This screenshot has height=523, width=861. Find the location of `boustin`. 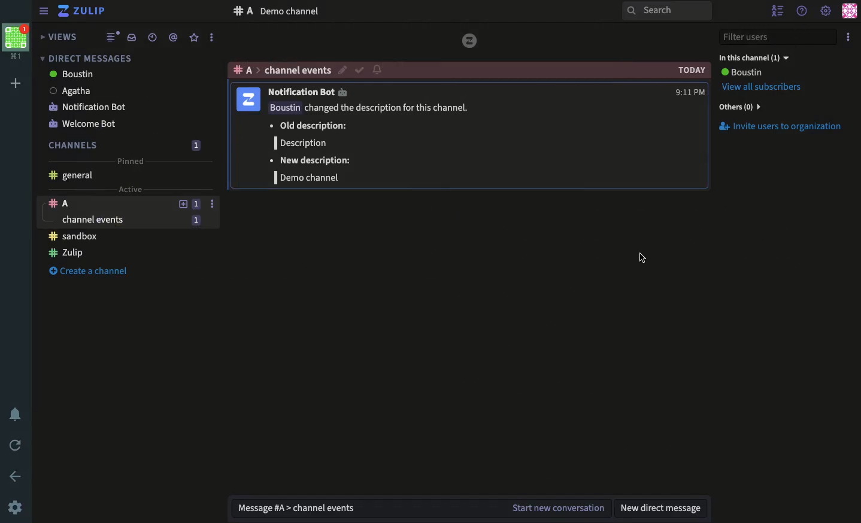

boustin is located at coordinates (742, 72).